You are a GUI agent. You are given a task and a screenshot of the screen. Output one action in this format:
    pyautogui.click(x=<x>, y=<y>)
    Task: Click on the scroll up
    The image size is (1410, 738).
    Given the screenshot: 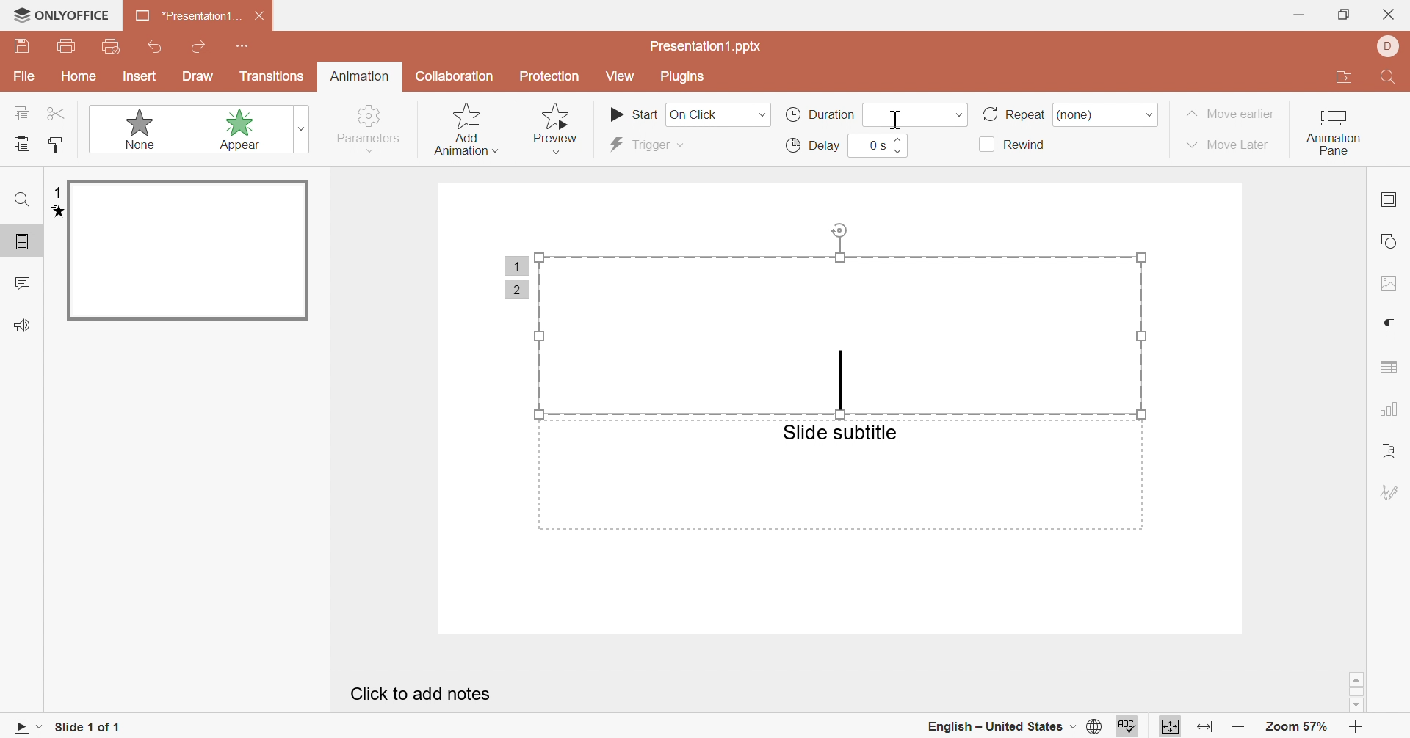 What is the action you would take?
    pyautogui.click(x=1356, y=679)
    